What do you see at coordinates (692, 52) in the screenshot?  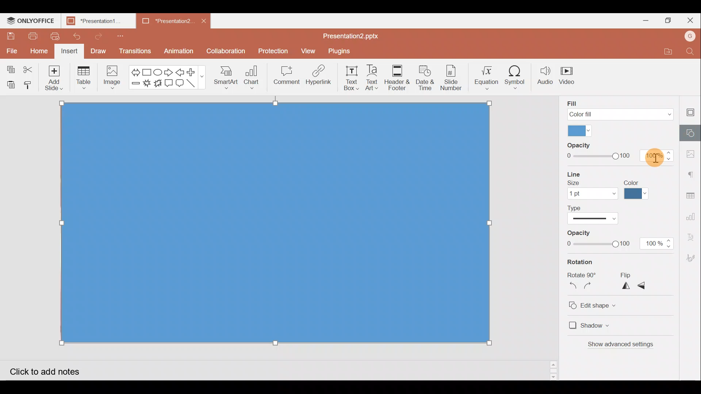 I see `Find` at bounding box center [692, 52].